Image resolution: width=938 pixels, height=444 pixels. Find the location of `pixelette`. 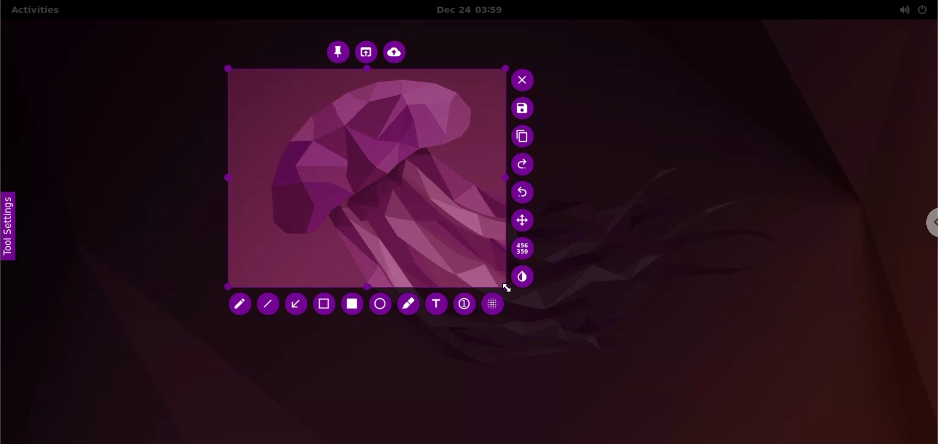

pixelette is located at coordinates (497, 305).